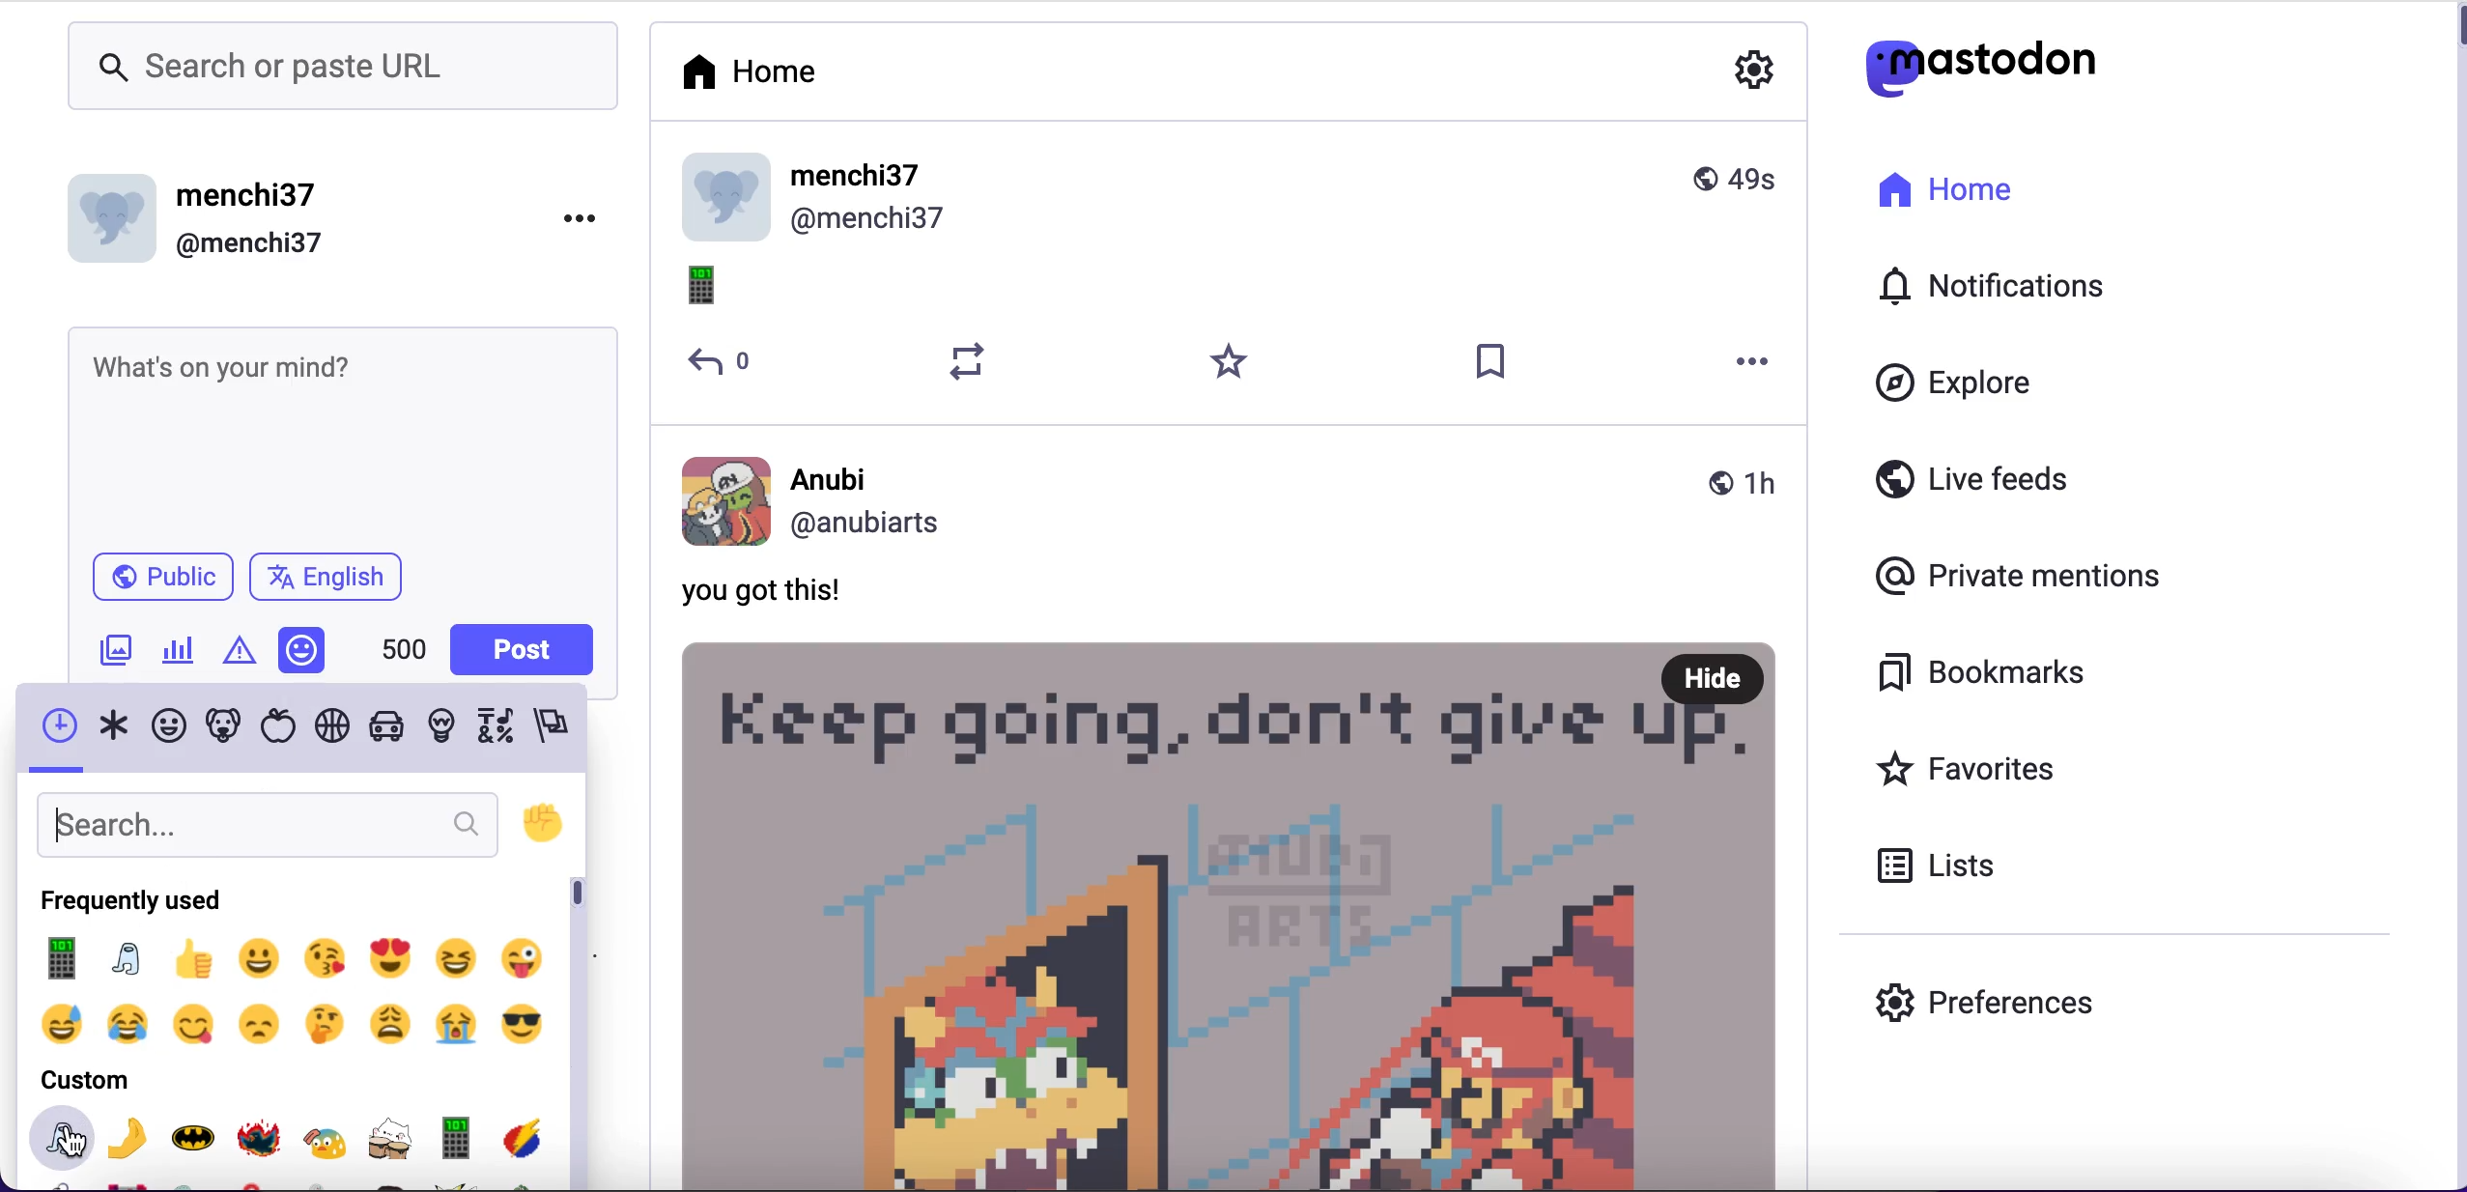  I want to click on emoji, so click(717, 290).